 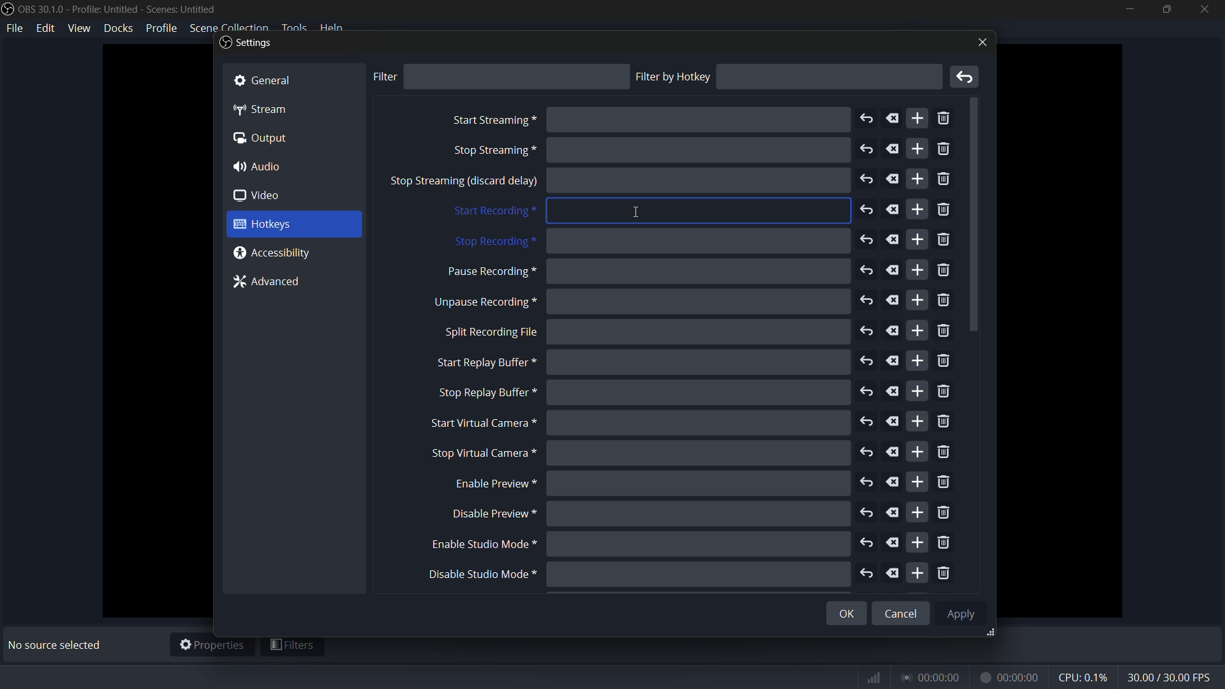 I want to click on Apply, so click(x=963, y=612).